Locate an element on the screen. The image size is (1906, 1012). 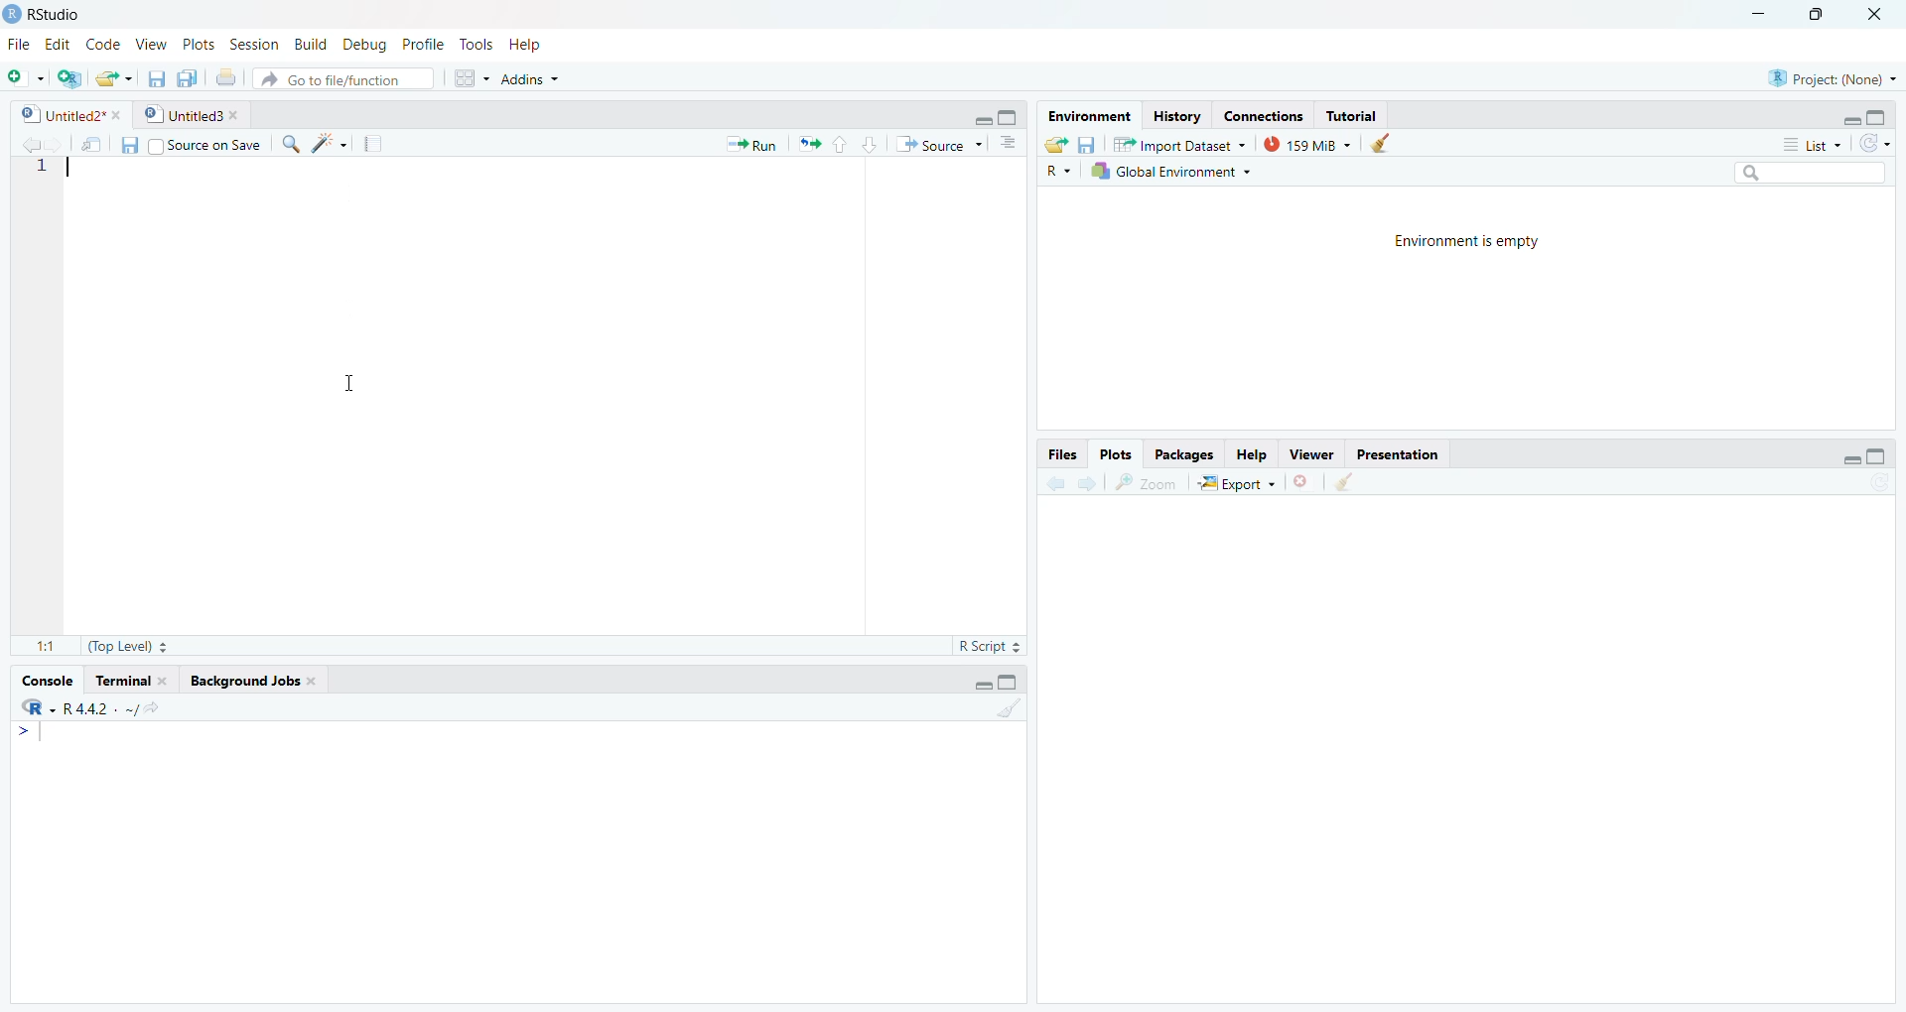
Import Dataset  is located at coordinates (1178, 143).